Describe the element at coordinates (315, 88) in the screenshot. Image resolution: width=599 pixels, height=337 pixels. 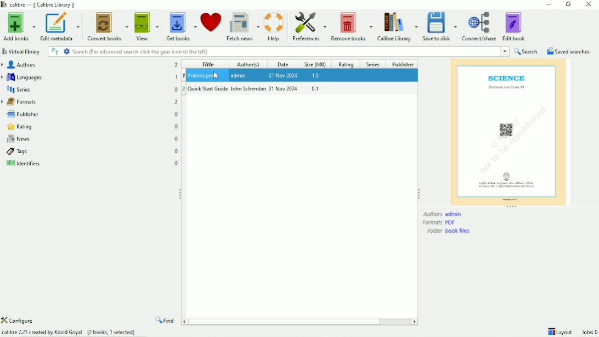
I see `0.1` at that location.